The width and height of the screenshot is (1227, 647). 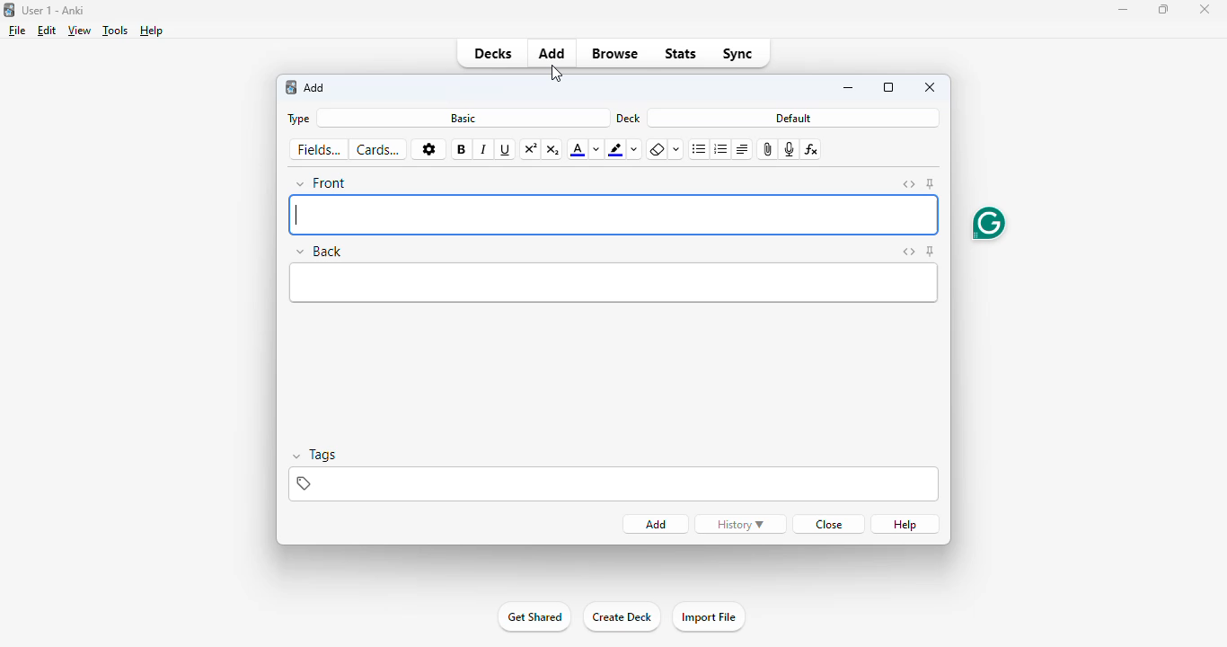 I want to click on browse, so click(x=616, y=53).